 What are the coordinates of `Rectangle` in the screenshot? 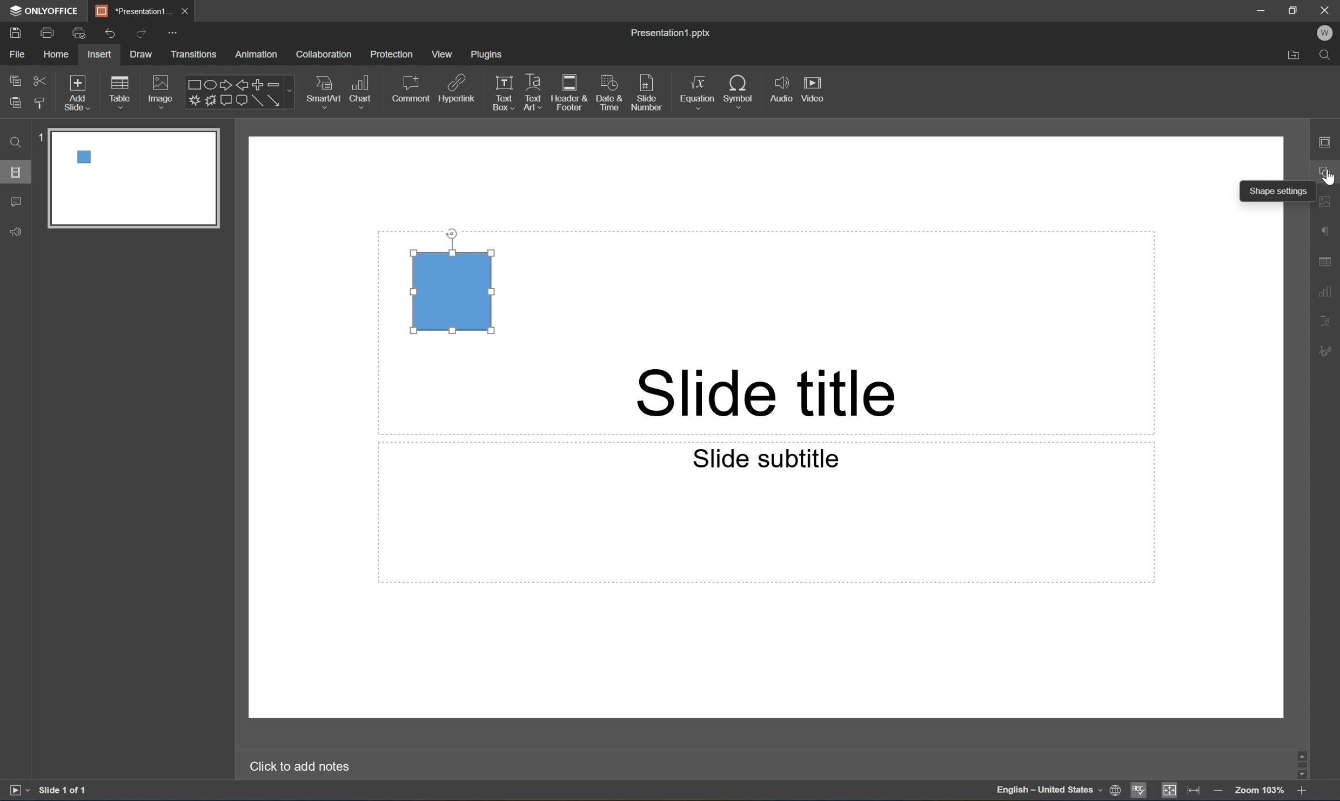 It's located at (452, 290).